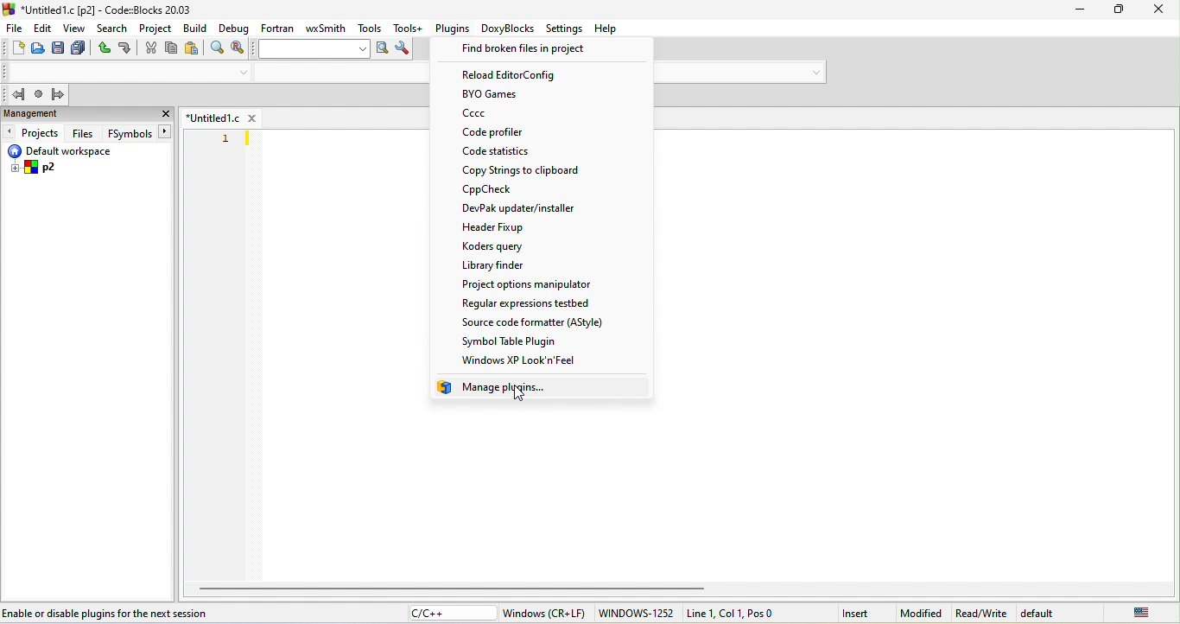 This screenshot has height=624, width=1180. What do you see at coordinates (1080, 12) in the screenshot?
I see `minimize` at bounding box center [1080, 12].